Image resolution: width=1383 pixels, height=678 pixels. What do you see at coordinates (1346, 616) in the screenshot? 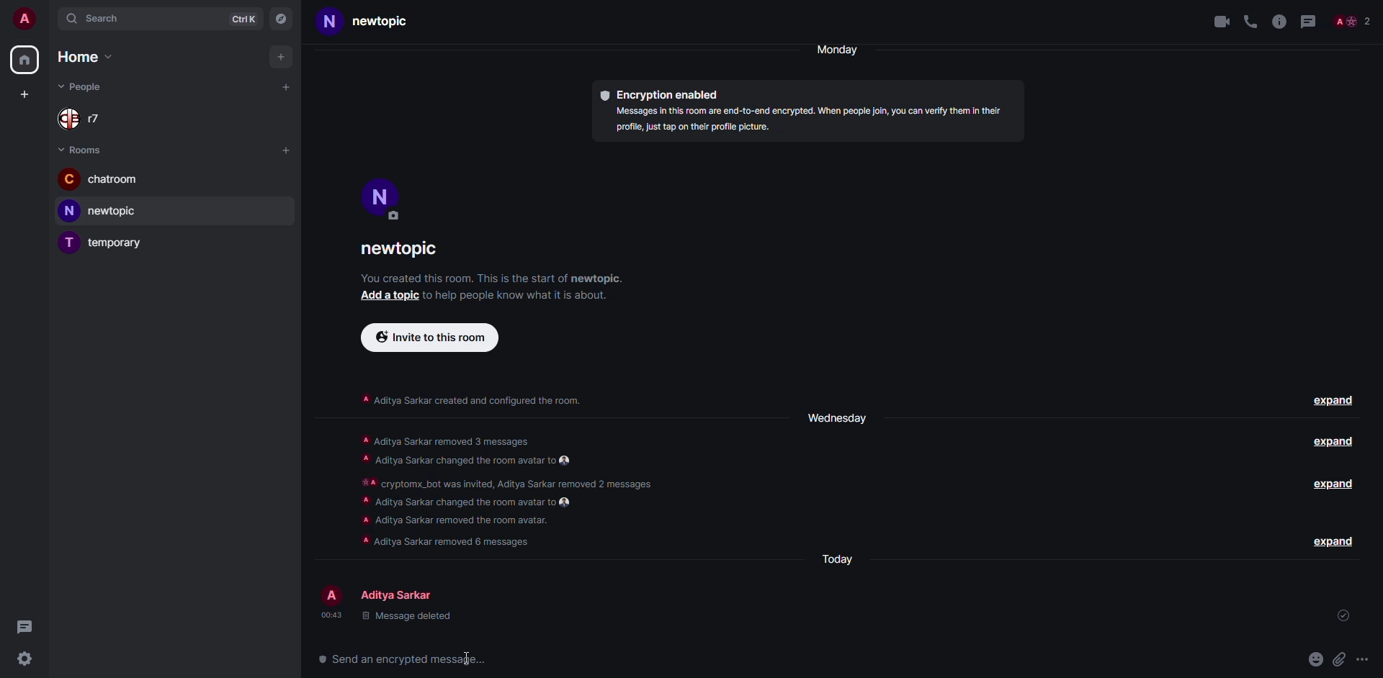
I see `sent` at bounding box center [1346, 616].